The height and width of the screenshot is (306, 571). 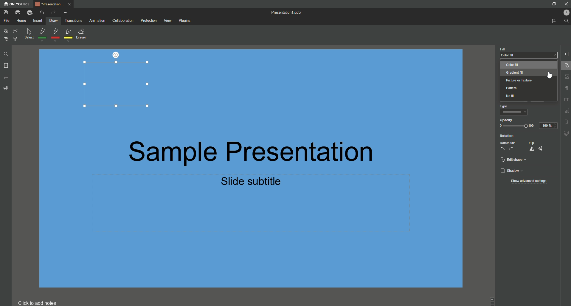 I want to click on Copy, so click(x=5, y=31).